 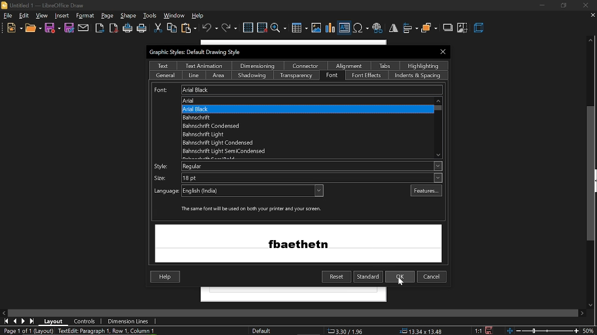 I want to click on print directly, so click(x=128, y=27).